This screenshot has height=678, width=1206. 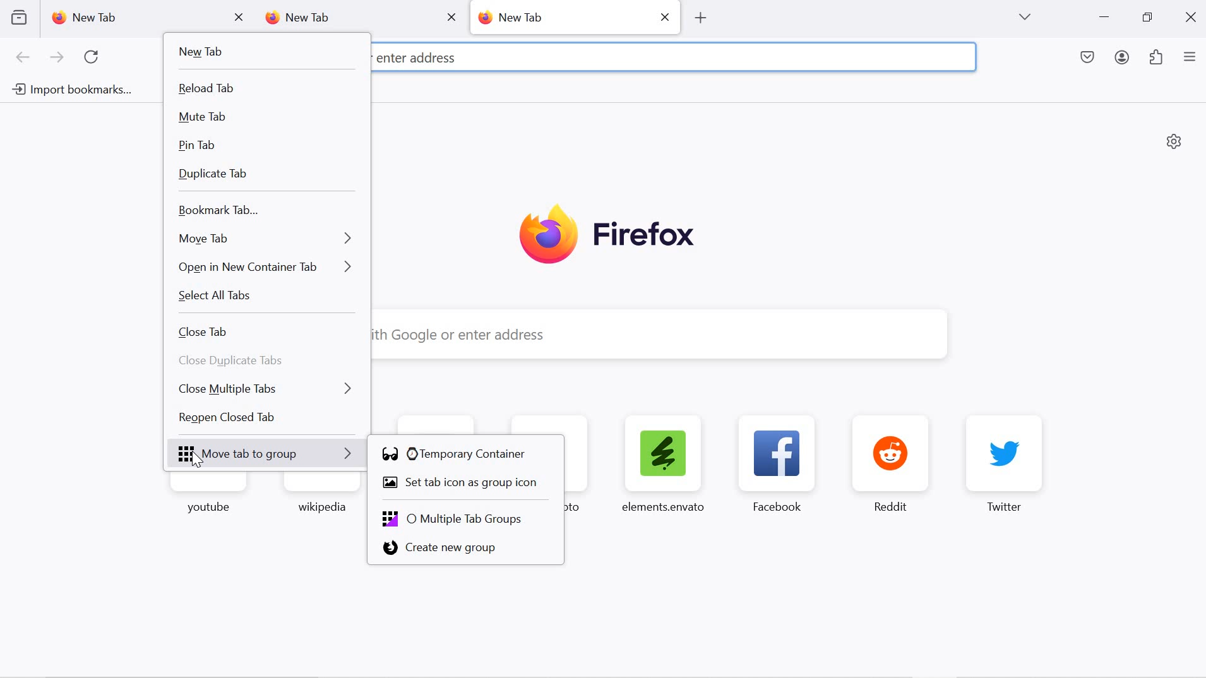 What do you see at coordinates (266, 266) in the screenshot?
I see `open in new container tab` at bounding box center [266, 266].